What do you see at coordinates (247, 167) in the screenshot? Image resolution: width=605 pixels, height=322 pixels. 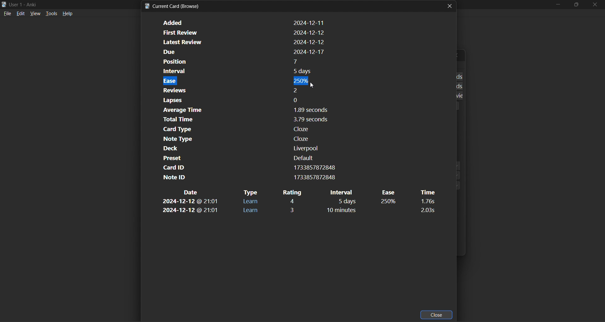 I see `card id` at bounding box center [247, 167].